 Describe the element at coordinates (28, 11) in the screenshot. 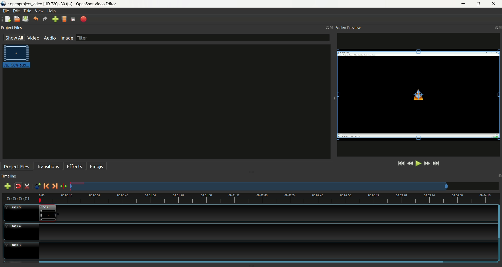

I see `title` at that location.